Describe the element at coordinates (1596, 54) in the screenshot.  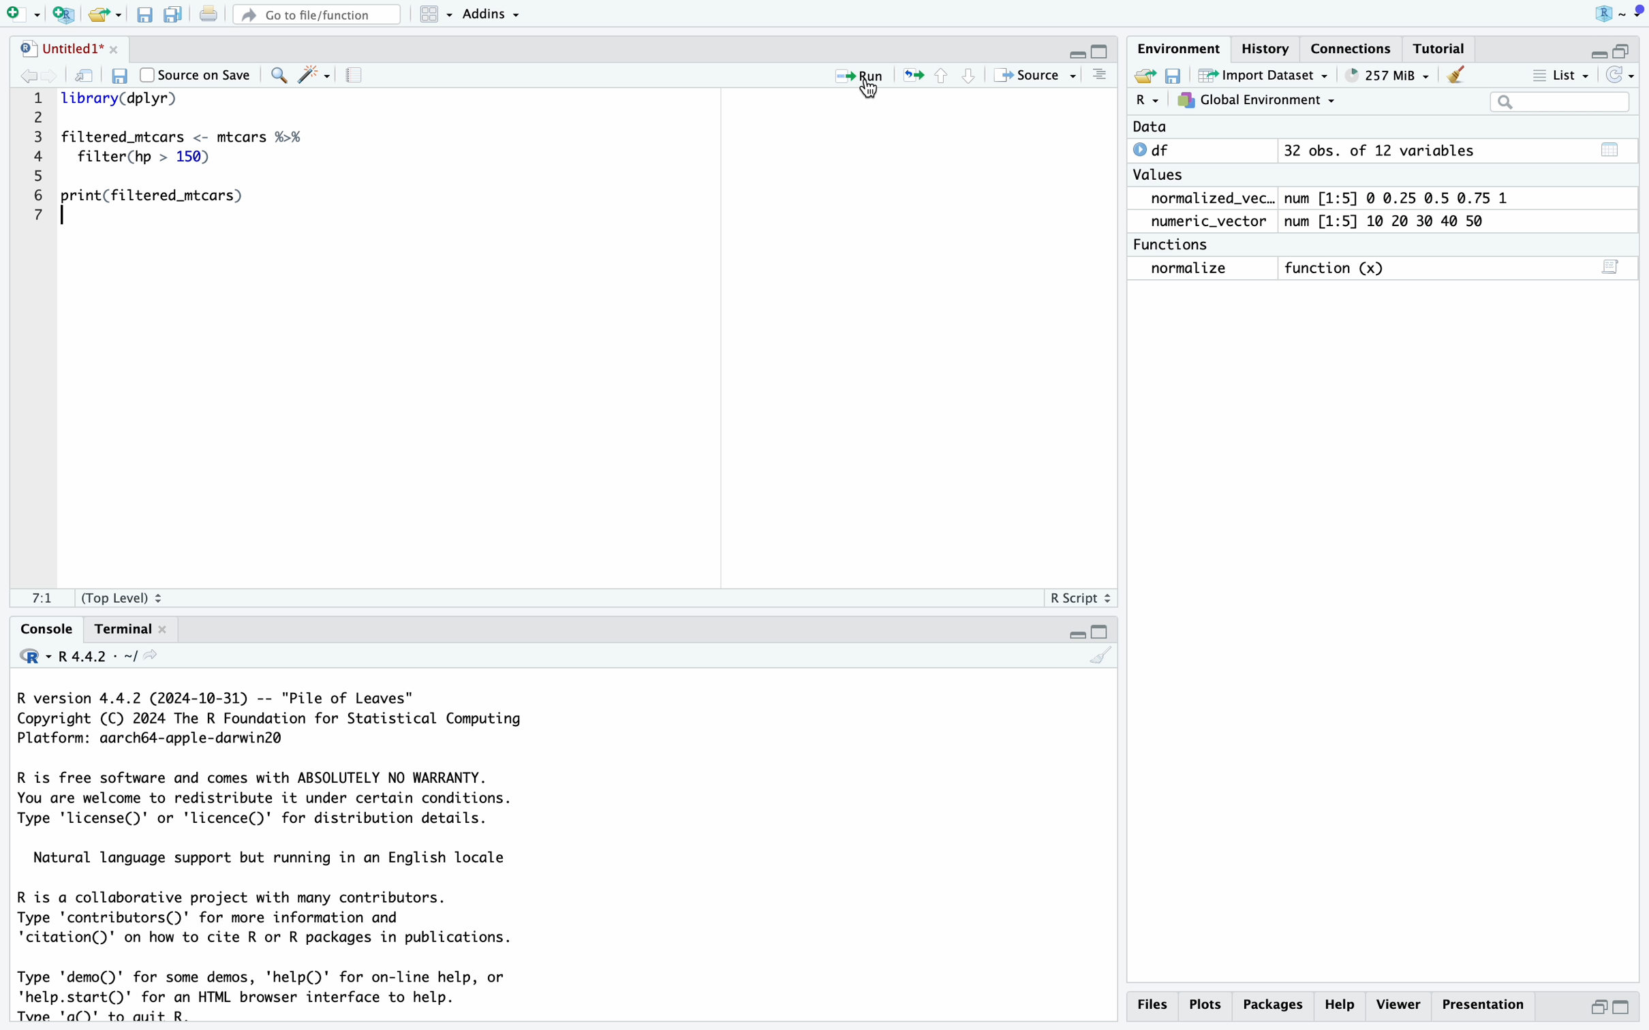
I see `minimize` at that location.